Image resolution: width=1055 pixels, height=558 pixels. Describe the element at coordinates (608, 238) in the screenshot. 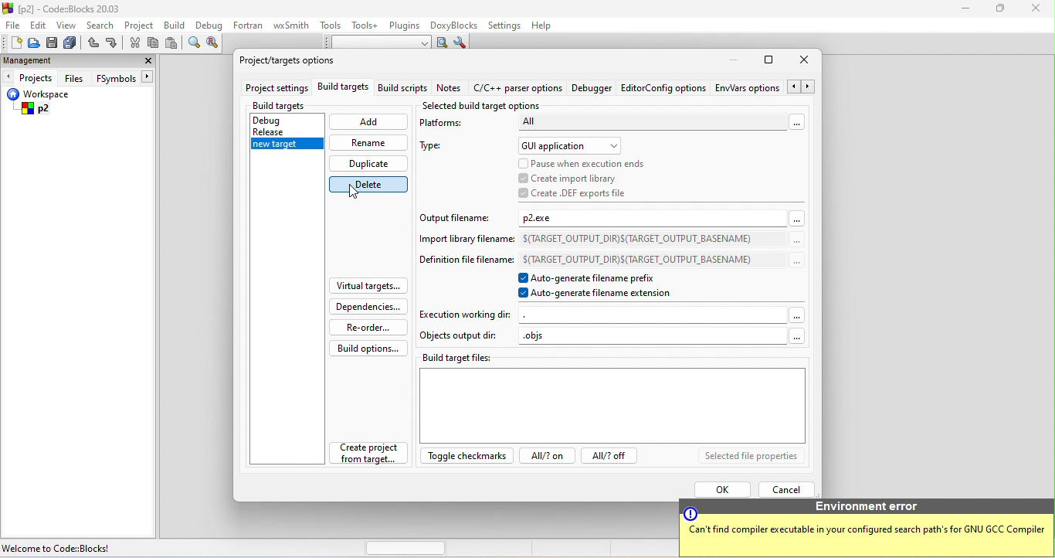

I see `Import library filename: S(TARGET_OUTPUT_DIR)S(TARGET_OUTPUT_BASENAME)` at that location.